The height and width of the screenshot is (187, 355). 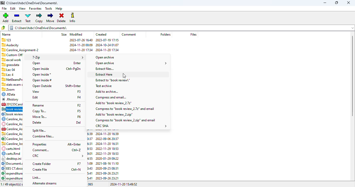 I want to click on ® Rhistory, so click(x=10, y=99).